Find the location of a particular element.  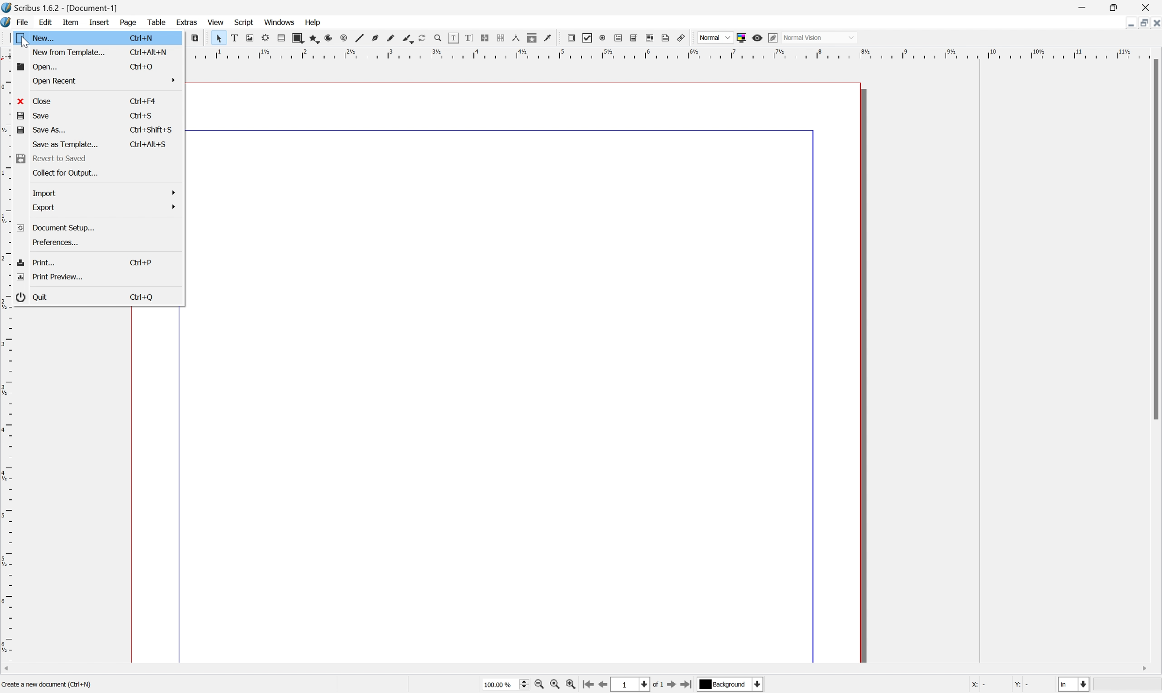

Shape is located at coordinates (295, 37).